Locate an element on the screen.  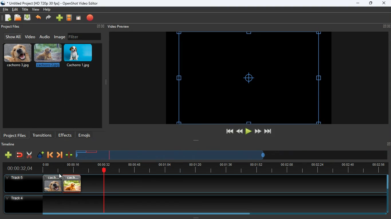
effect is located at coordinates (41, 155).